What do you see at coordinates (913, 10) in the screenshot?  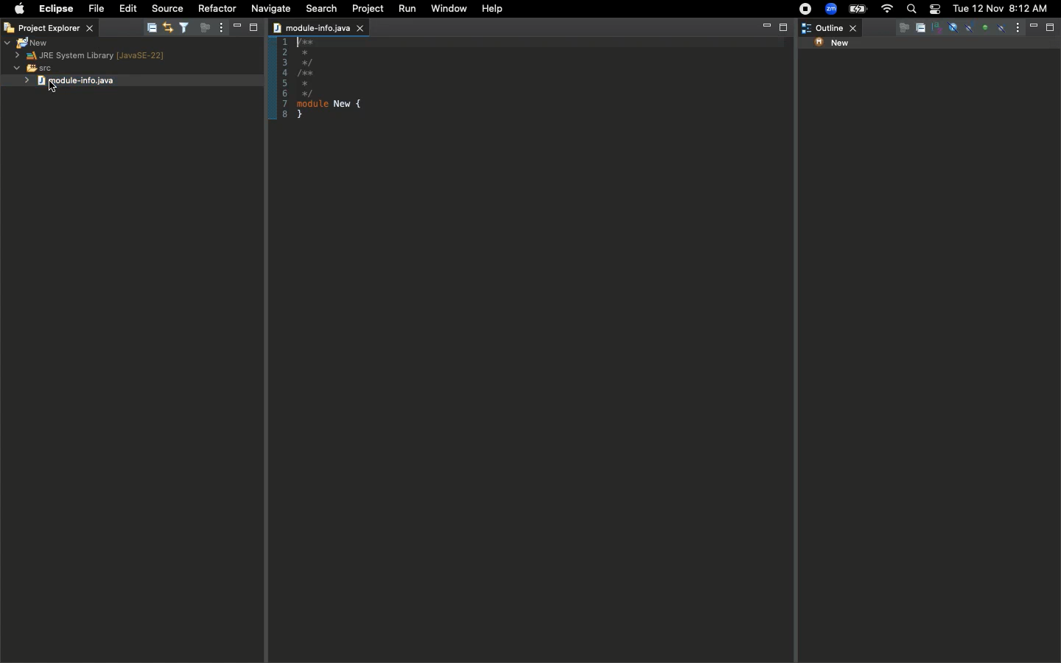 I see `Search` at bounding box center [913, 10].